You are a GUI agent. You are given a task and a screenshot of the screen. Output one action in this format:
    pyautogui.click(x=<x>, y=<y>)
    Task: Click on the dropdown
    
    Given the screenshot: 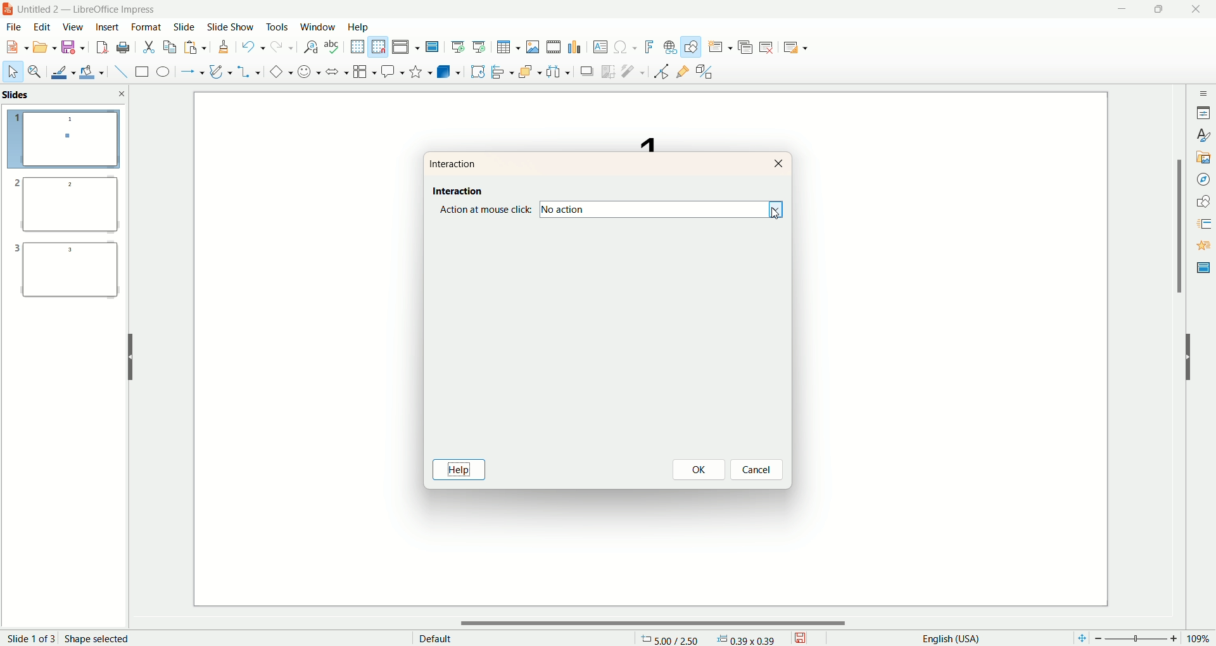 What is the action you would take?
    pyautogui.click(x=777, y=210)
    